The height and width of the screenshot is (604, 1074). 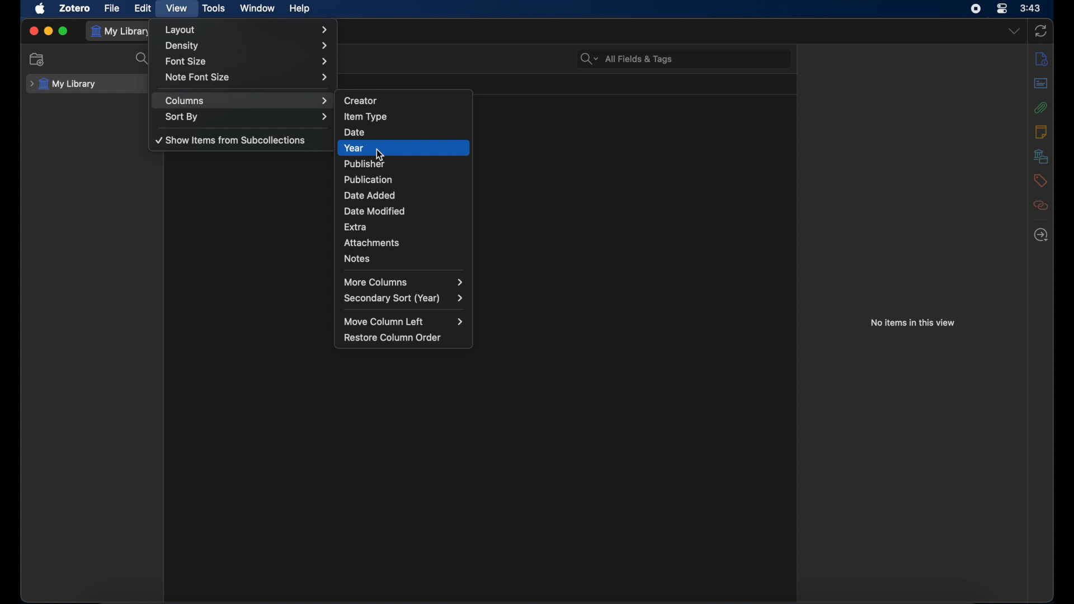 What do you see at coordinates (299, 8) in the screenshot?
I see `help` at bounding box center [299, 8].